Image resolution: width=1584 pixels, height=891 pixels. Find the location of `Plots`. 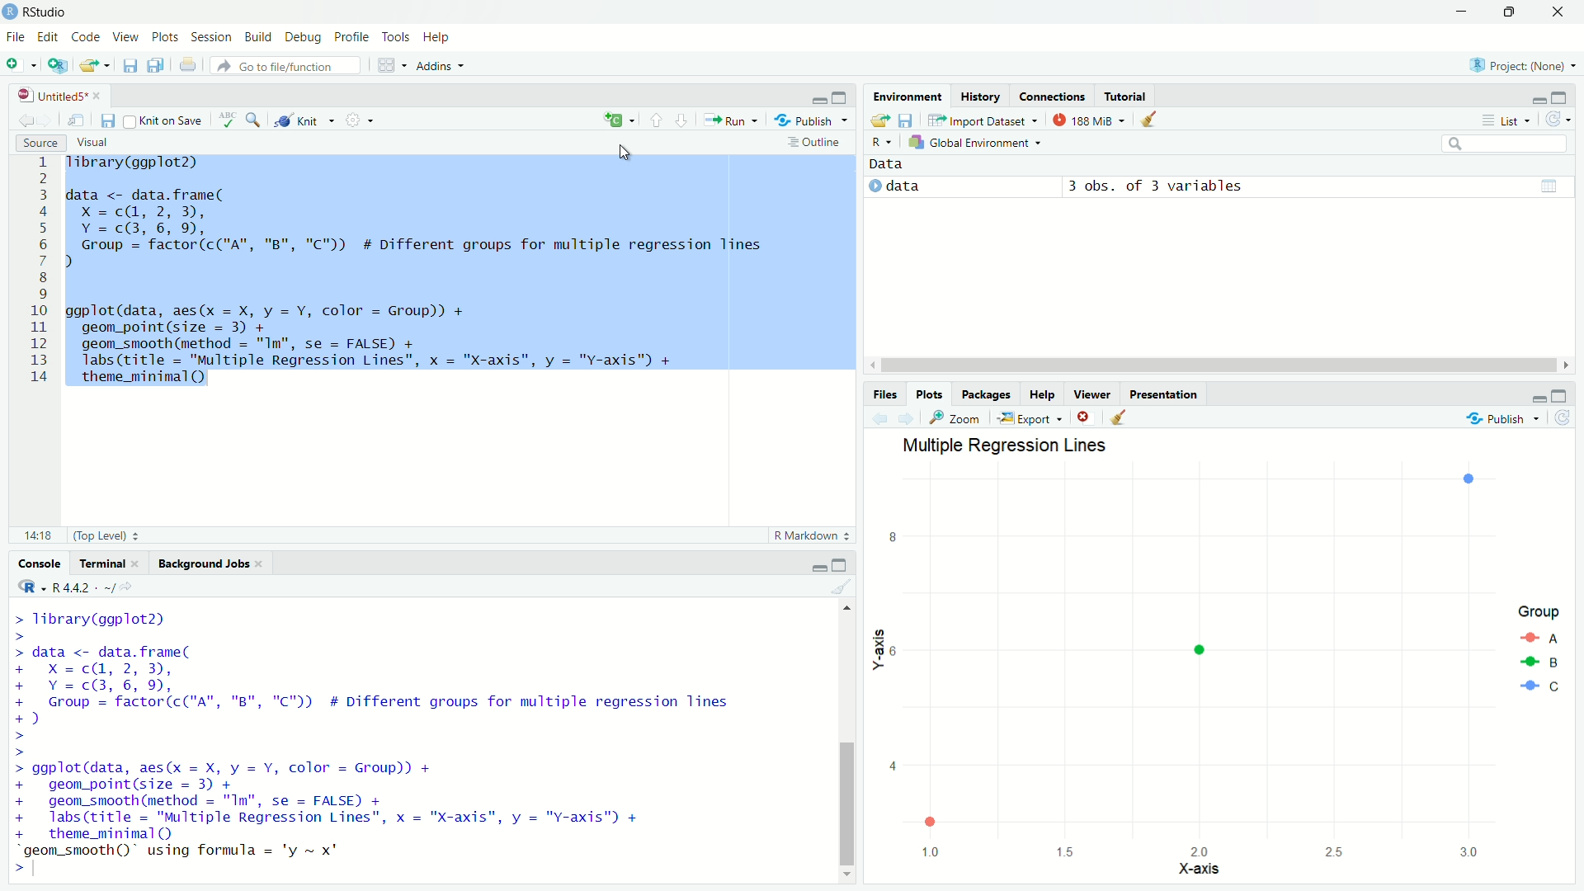

Plots is located at coordinates (926, 393).